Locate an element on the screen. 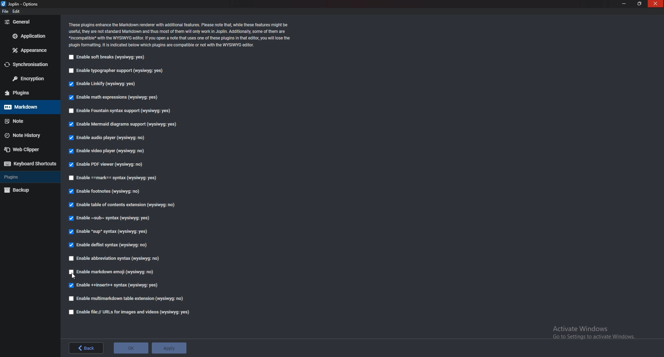 Image resolution: width=664 pixels, height=357 pixels. minimize is located at coordinates (625, 4).